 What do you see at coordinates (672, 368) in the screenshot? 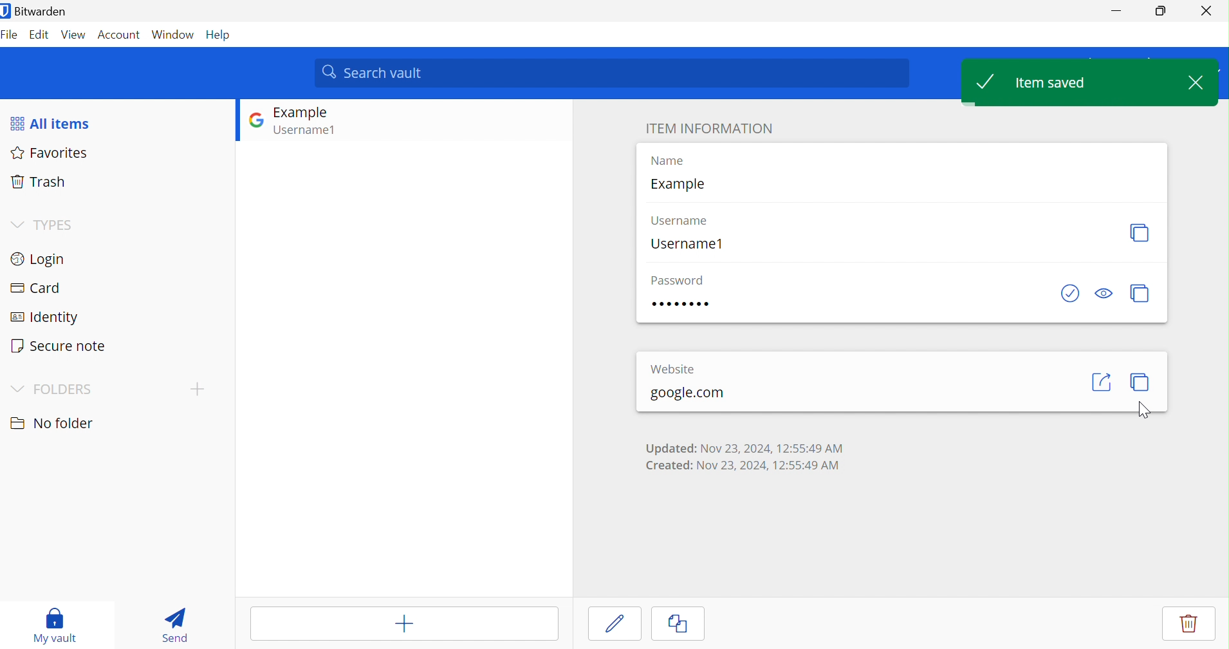
I see `Website` at bounding box center [672, 368].